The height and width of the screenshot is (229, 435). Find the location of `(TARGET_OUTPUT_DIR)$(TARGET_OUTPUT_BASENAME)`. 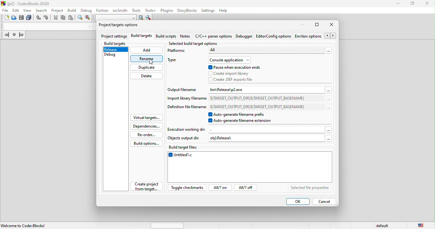

(TARGET_OUTPUT_DIR)$(TARGET_OUTPUT_BASENAME) is located at coordinates (258, 98).